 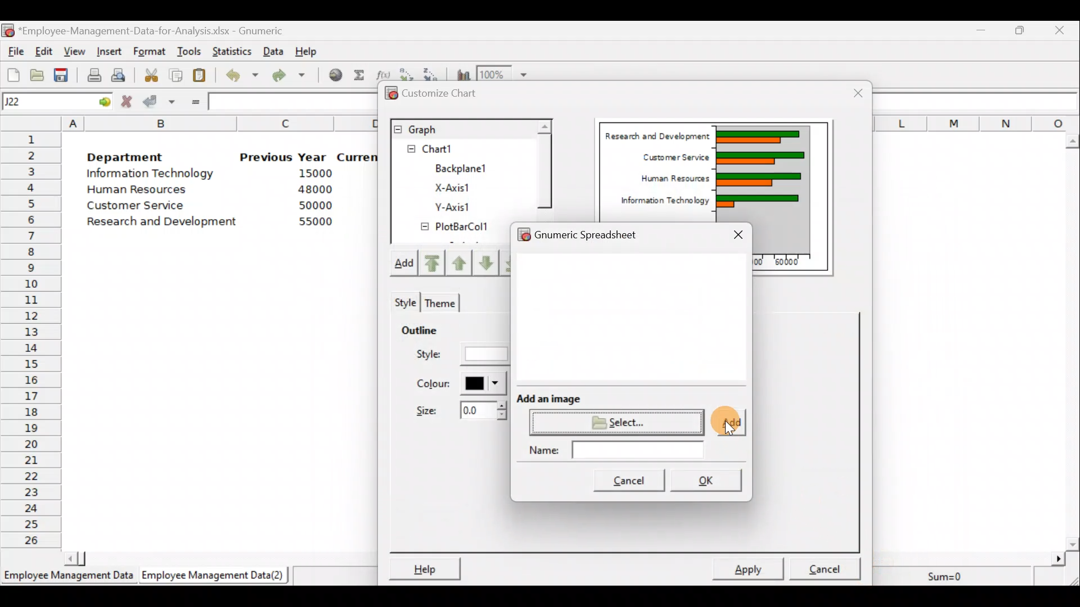 What do you see at coordinates (621, 422) in the screenshot?
I see `Select` at bounding box center [621, 422].